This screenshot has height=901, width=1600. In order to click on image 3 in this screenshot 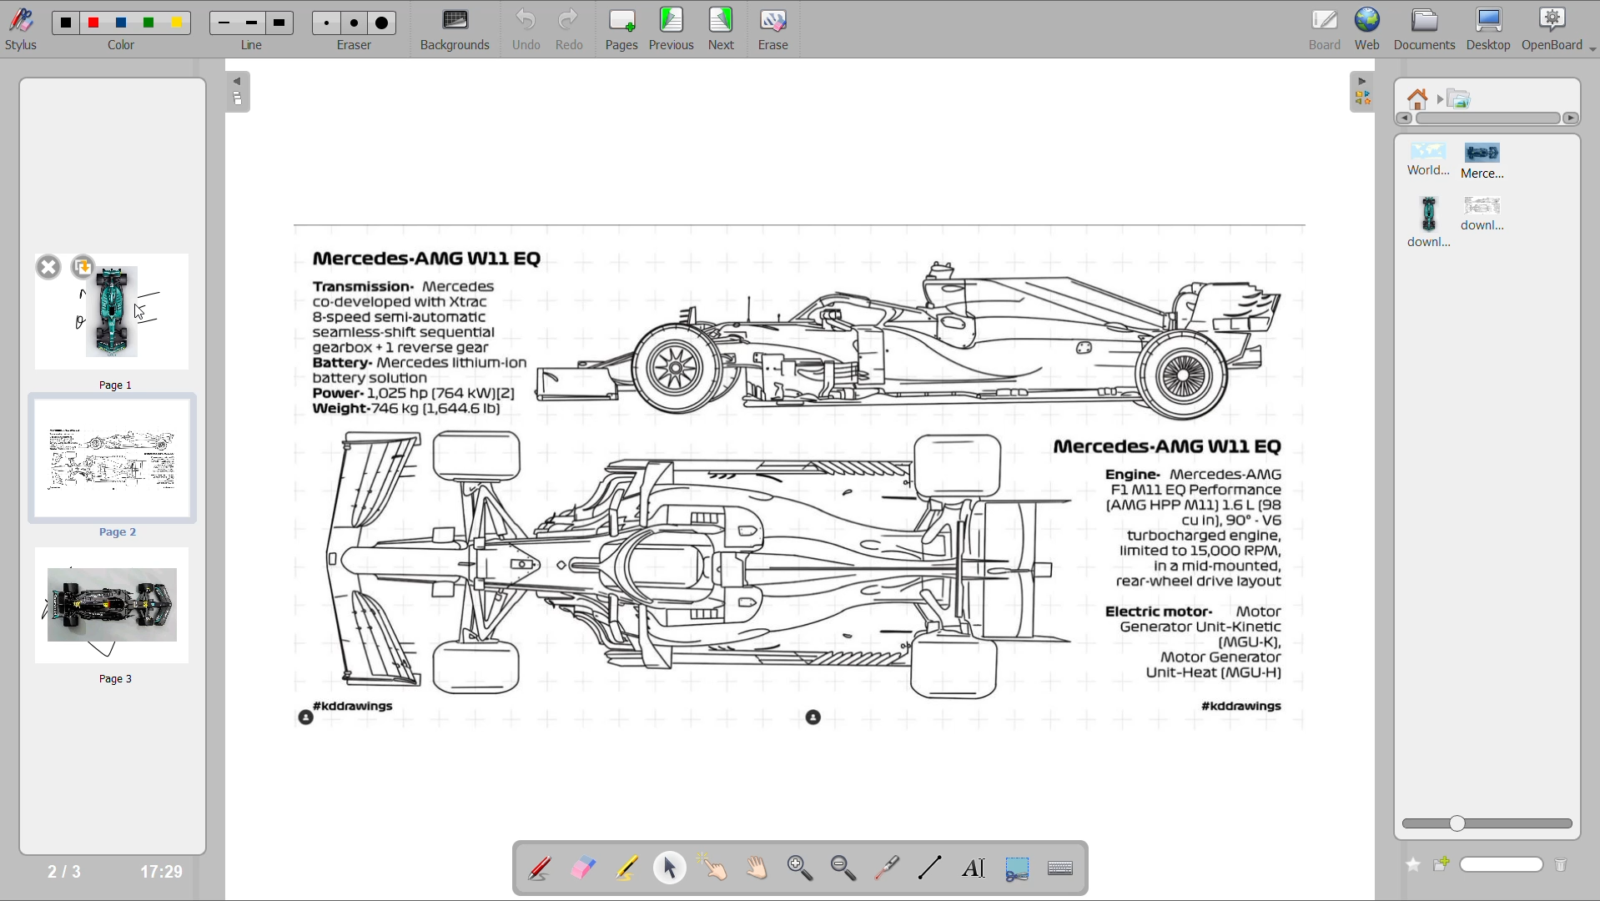, I will do `click(1428, 222)`.